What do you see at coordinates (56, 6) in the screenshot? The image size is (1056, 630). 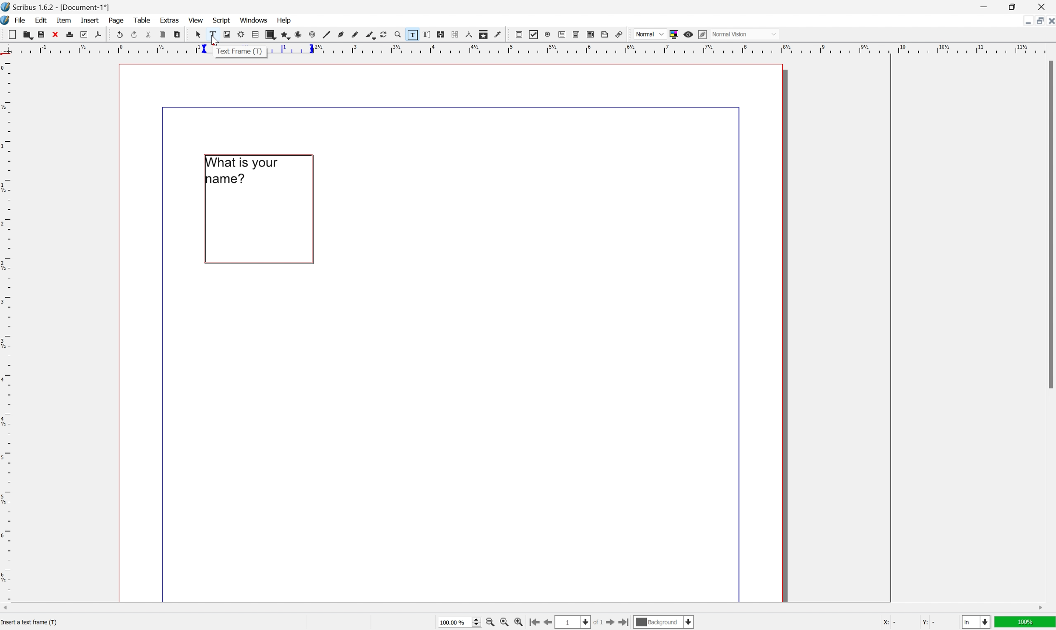 I see `scribus 1.6.2 - [document-1*]` at bounding box center [56, 6].